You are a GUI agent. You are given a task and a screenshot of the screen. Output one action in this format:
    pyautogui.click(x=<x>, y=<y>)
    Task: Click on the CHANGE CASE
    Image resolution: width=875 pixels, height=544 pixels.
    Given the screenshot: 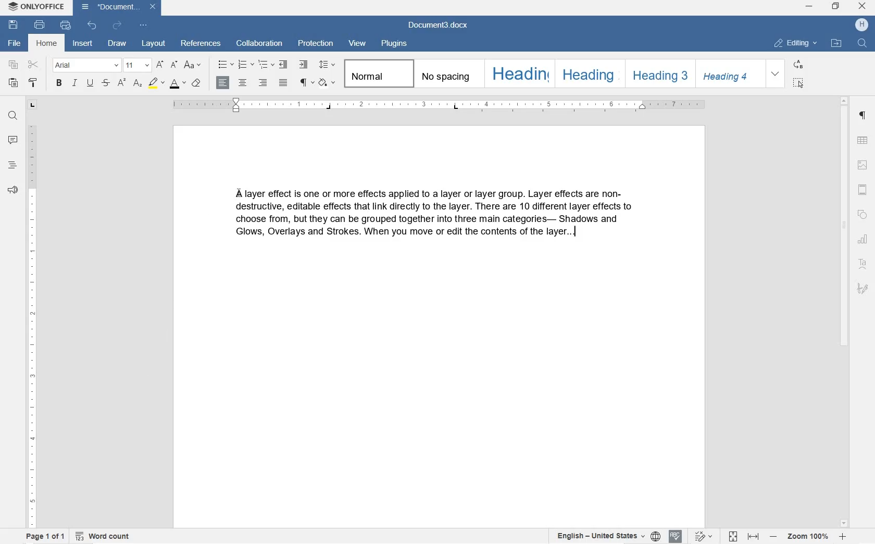 What is the action you would take?
    pyautogui.click(x=194, y=66)
    